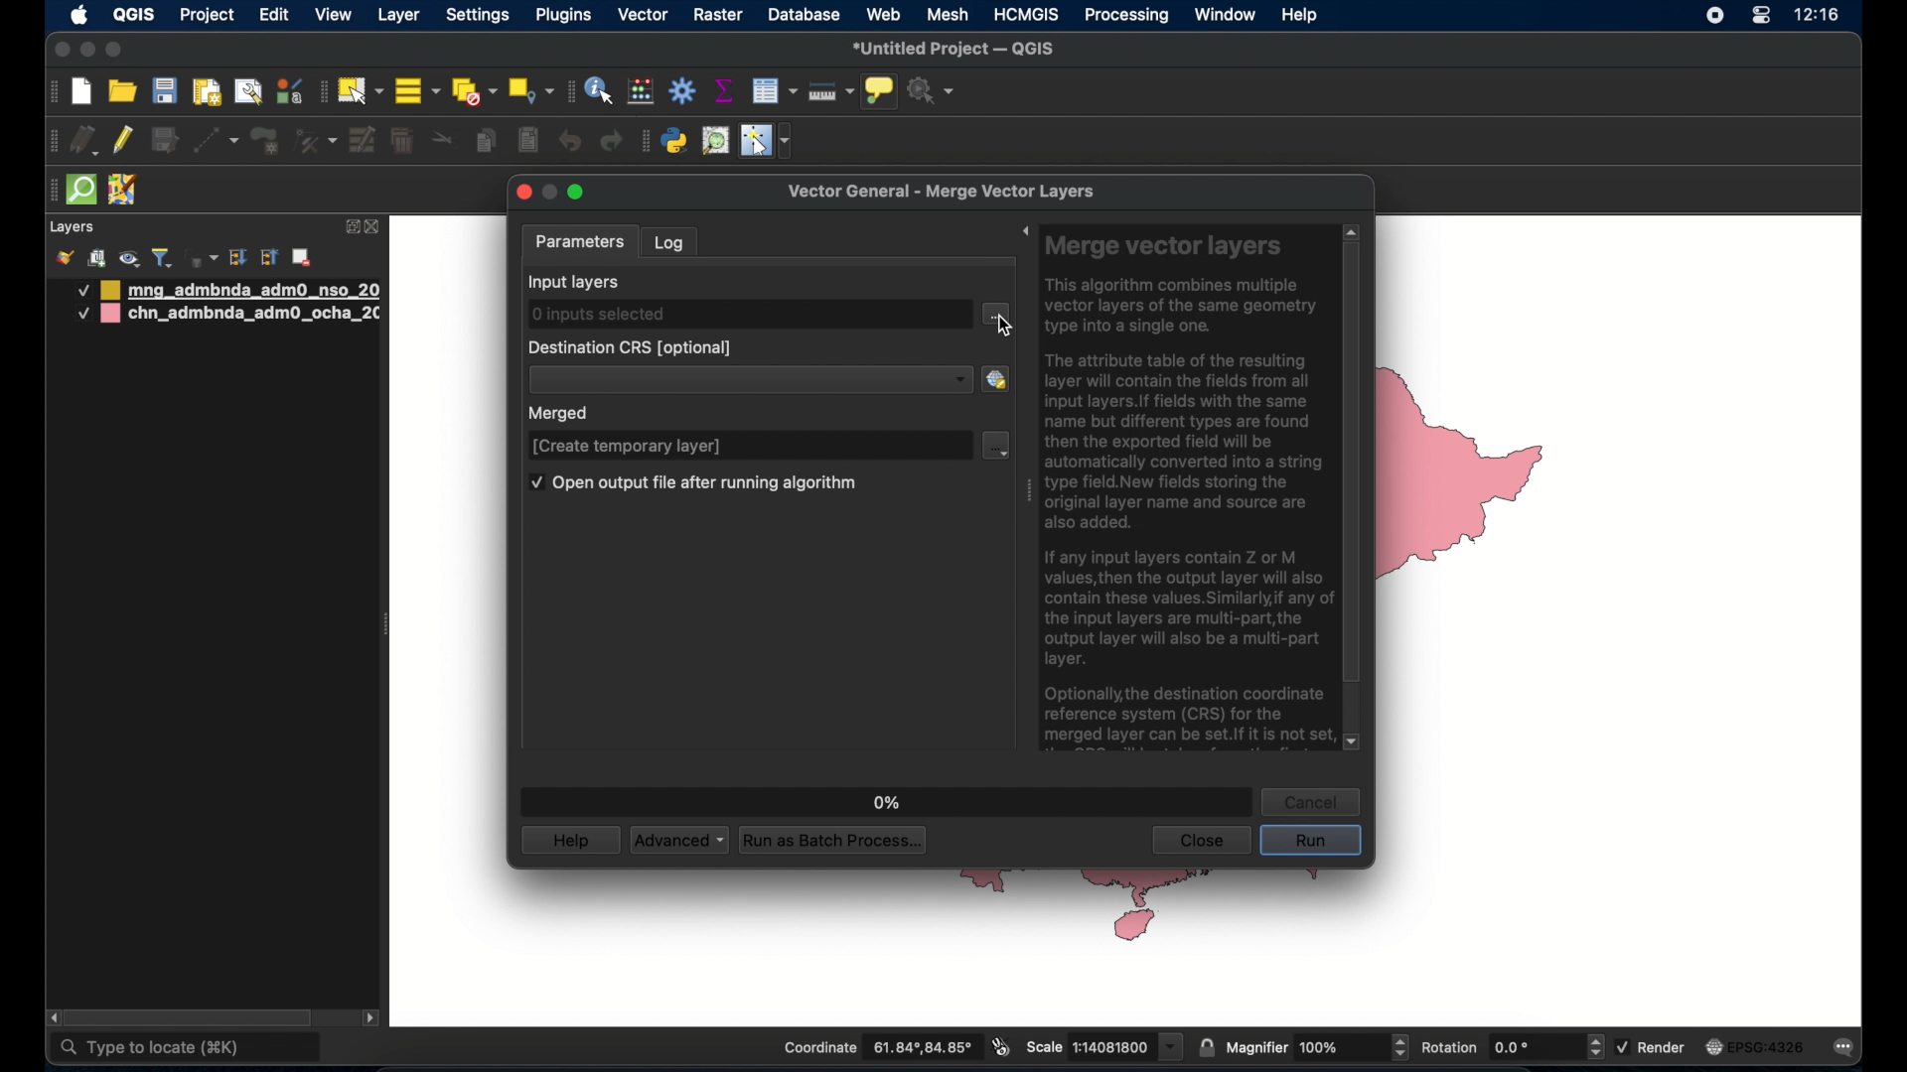  Describe the element at coordinates (641, 90) in the screenshot. I see `open field calculator` at that location.